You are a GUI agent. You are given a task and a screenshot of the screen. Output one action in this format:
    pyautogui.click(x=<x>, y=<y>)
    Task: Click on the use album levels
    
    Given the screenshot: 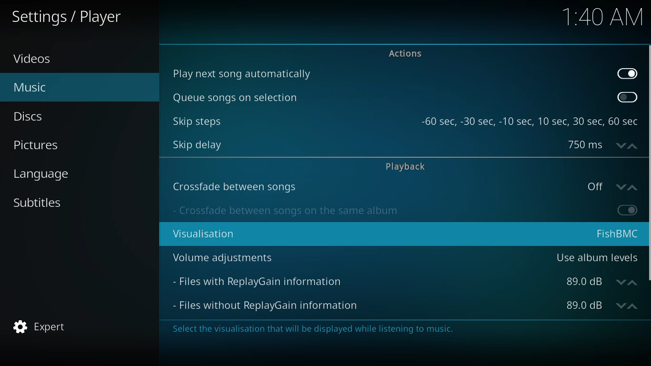 What is the action you would take?
    pyautogui.click(x=596, y=259)
    